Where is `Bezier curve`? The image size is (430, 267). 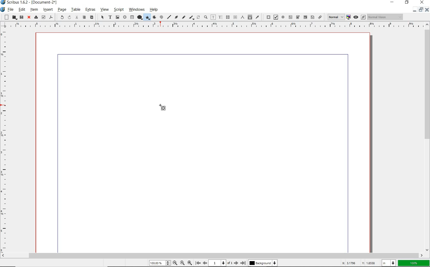 Bezier curve is located at coordinates (176, 17).